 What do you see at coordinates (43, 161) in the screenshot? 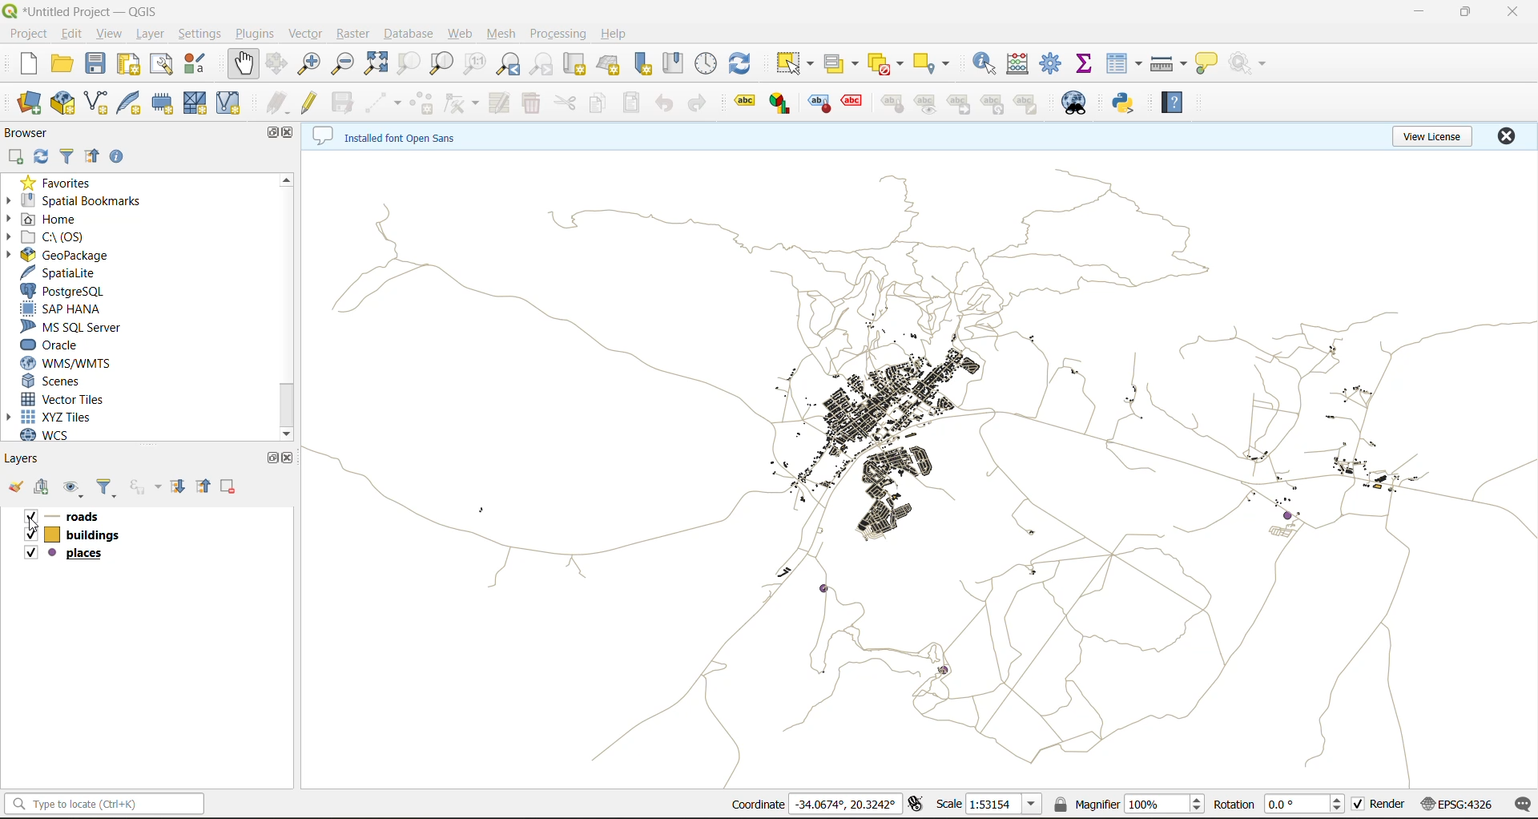
I see `refresh` at bounding box center [43, 161].